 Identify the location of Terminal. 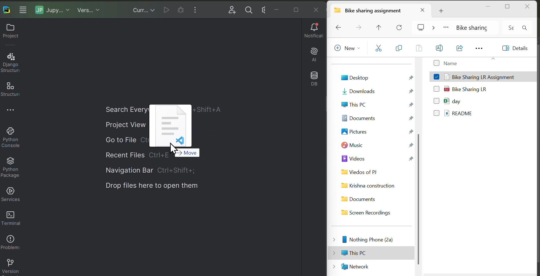
(12, 217).